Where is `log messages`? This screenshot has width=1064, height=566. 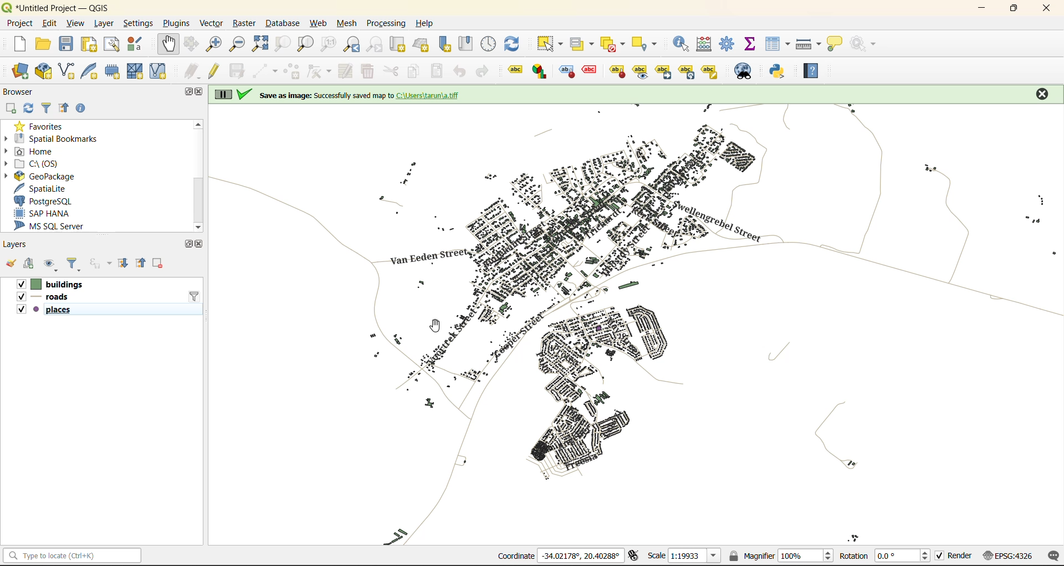 log messages is located at coordinates (1051, 554).